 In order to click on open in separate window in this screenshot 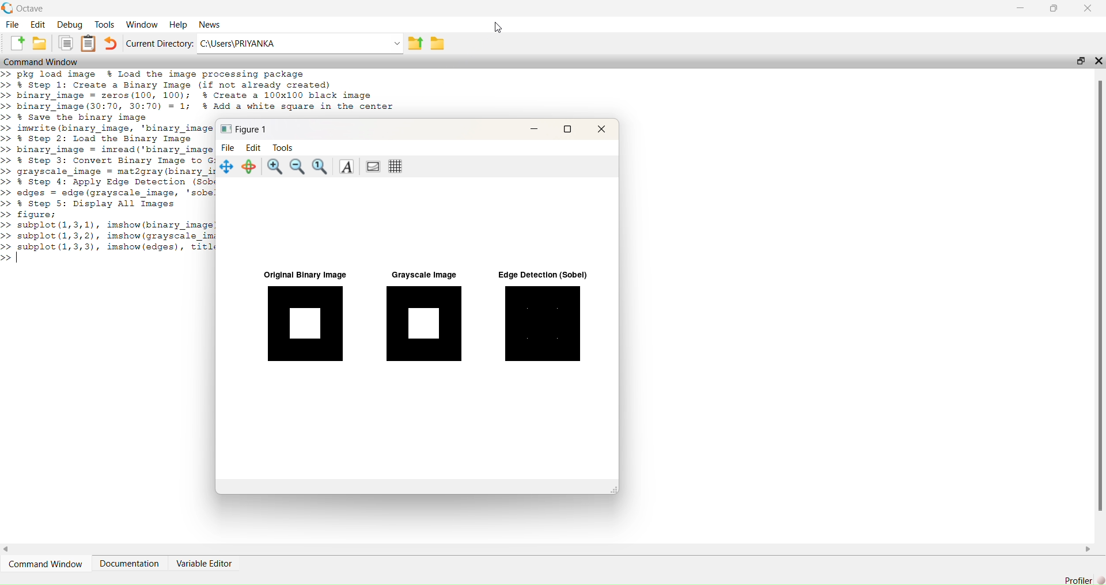, I will do `click(1081, 60)`.